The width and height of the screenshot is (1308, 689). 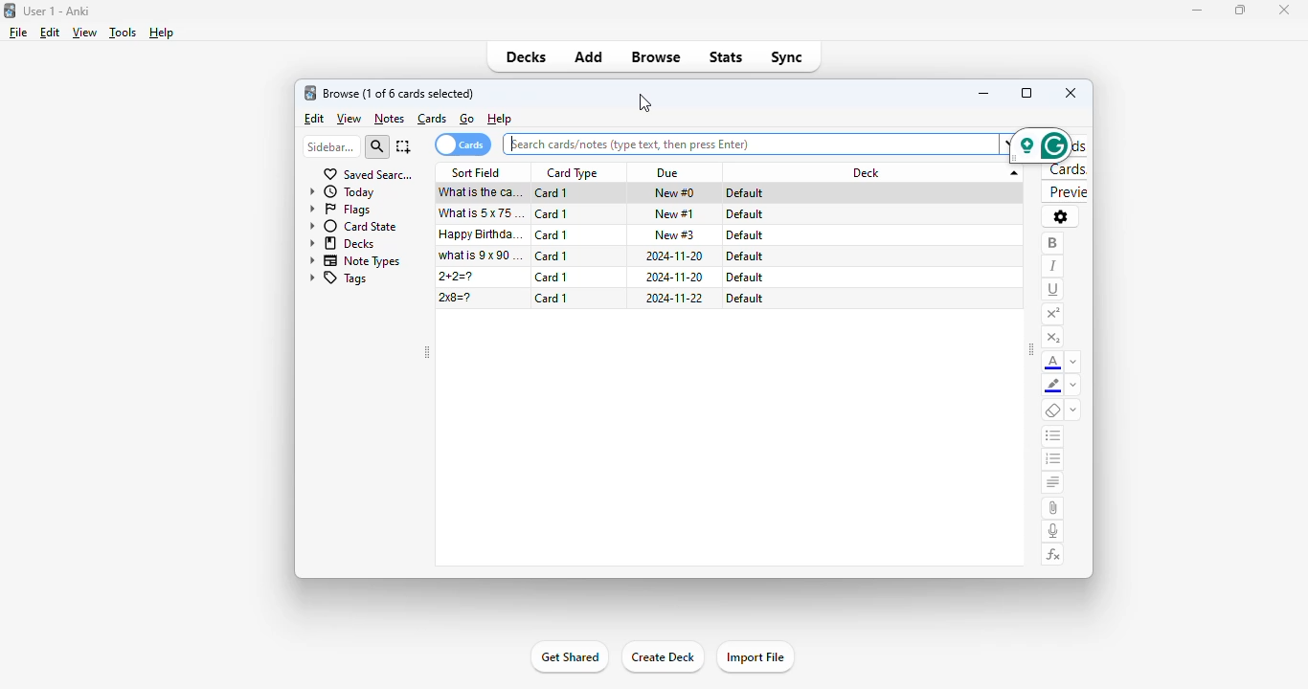 I want to click on search, so click(x=377, y=146).